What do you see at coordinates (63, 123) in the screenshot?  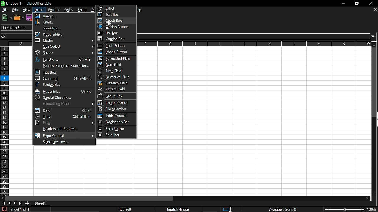 I see `Field` at bounding box center [63, 123].